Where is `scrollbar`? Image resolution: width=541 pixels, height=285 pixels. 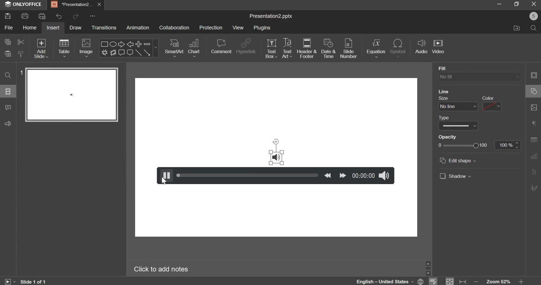
scrollbar is located at coordinates (428, 268).